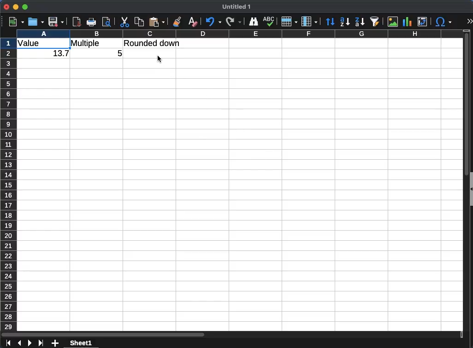  Describe the element at coordinates (330, 22) in the screenshot. I see `sort` at that location.